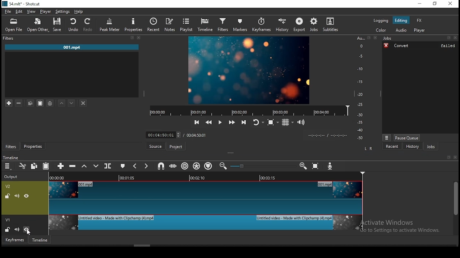 Image resolution: width=460 pixels, height=258 pixels. I want to click on cut, so click(21, 165).